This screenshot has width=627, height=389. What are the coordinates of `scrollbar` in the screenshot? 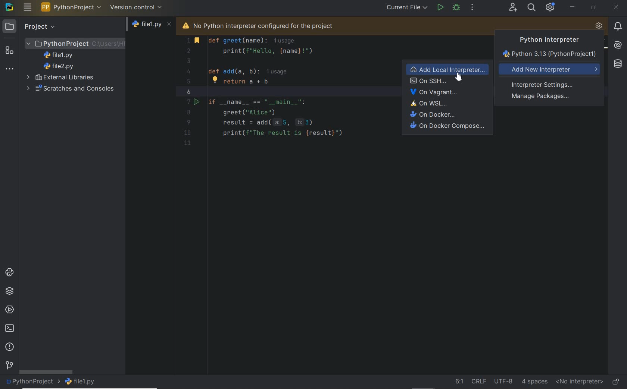 It's located at (46, 371).